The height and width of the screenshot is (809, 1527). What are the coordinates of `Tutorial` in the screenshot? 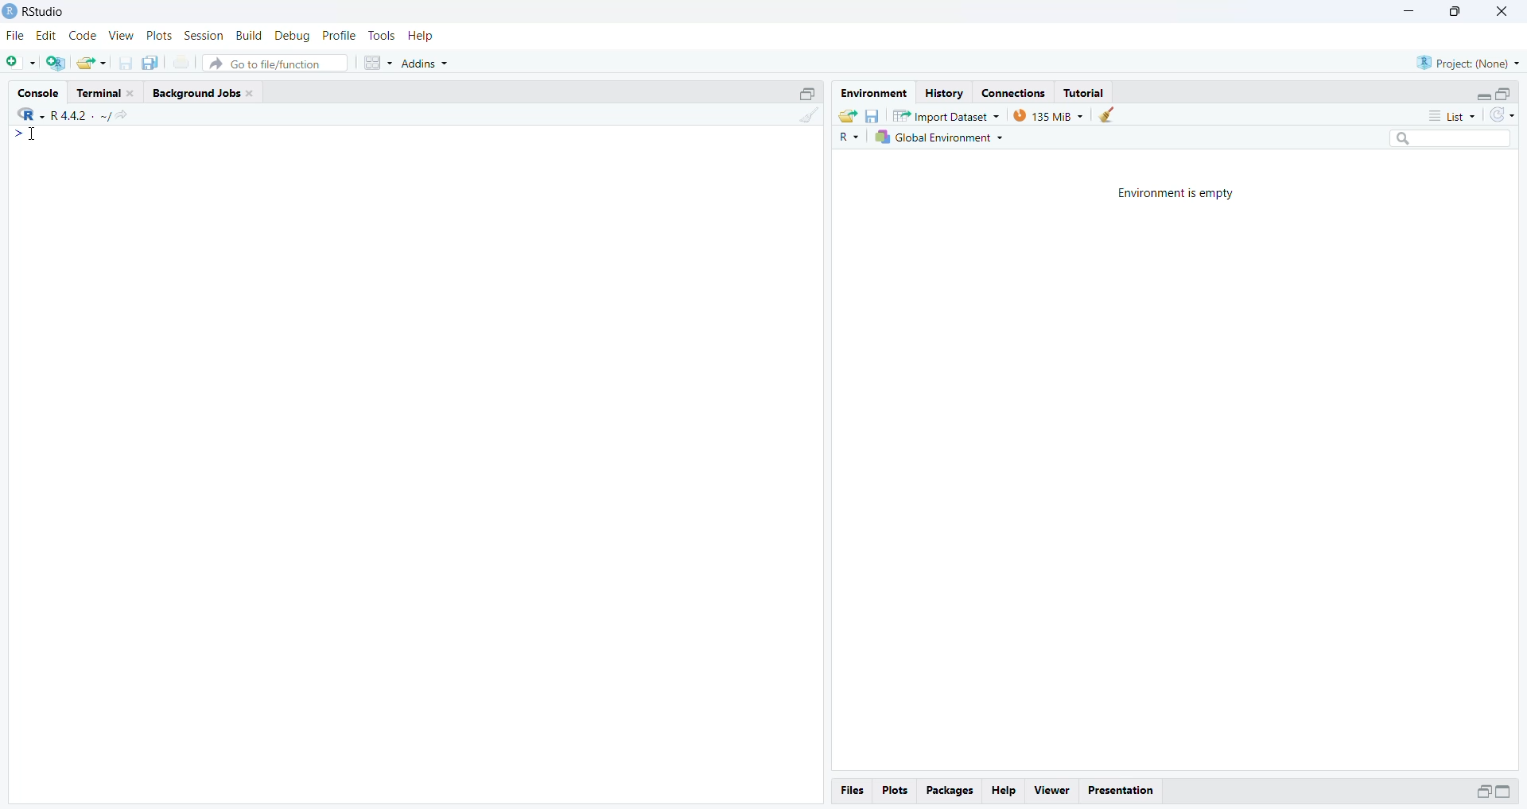 It's located at (1086, 92).